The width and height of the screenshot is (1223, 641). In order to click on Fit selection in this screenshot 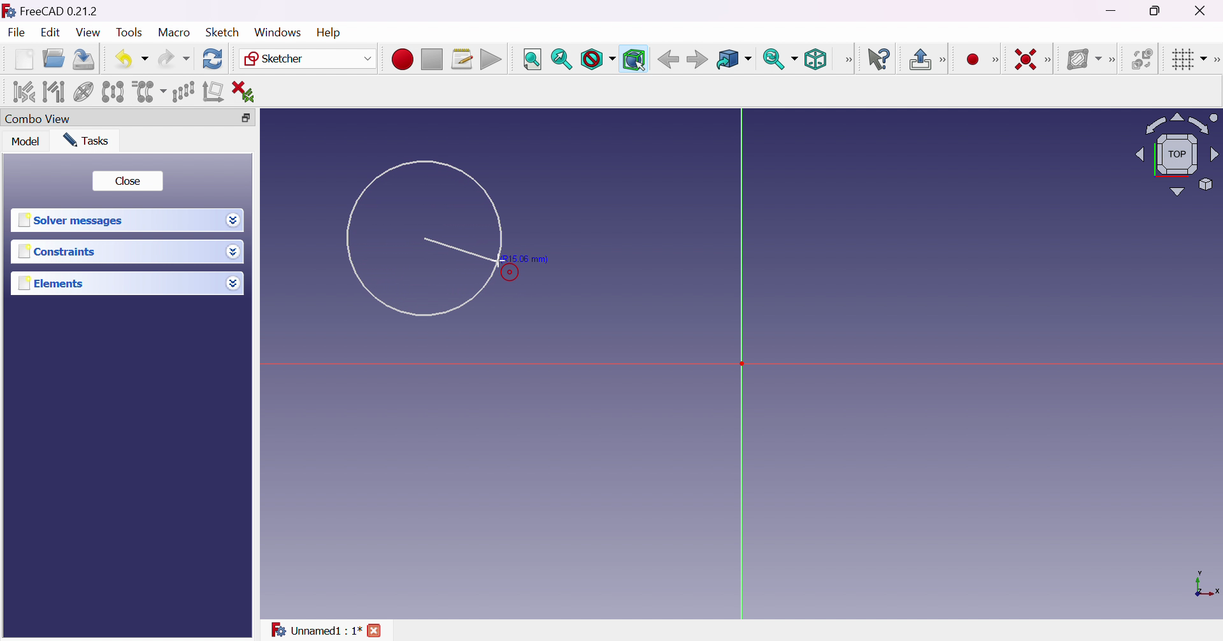, I will do `click(561, 59)`.